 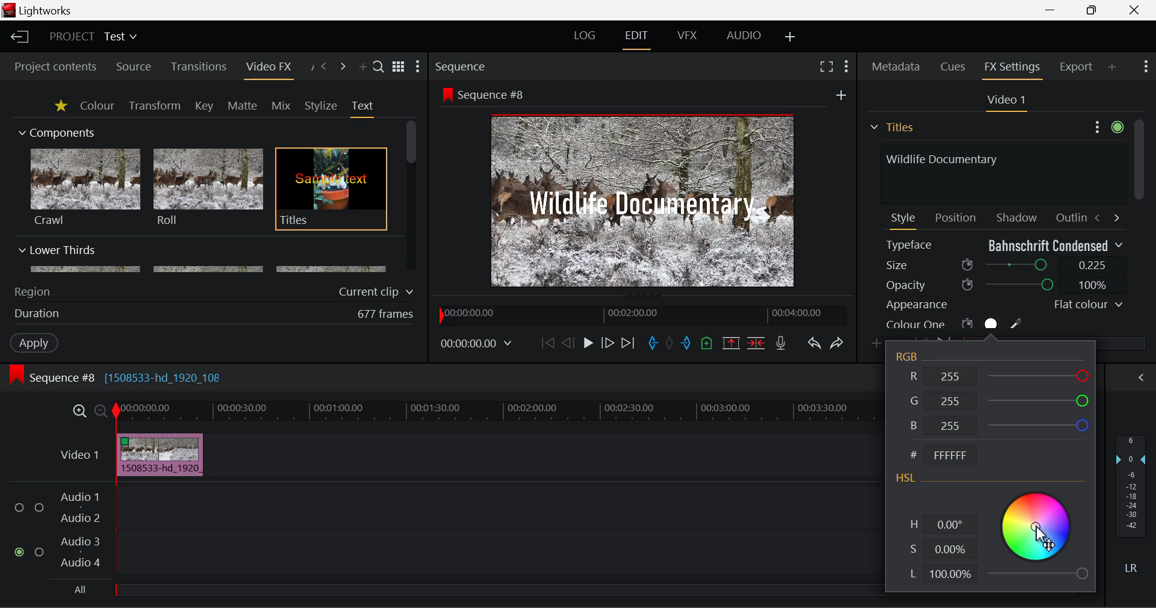 What do you see at coordinates (954, 67) in the screenshot?
I see `Cues` at bounding box center [954, 67].